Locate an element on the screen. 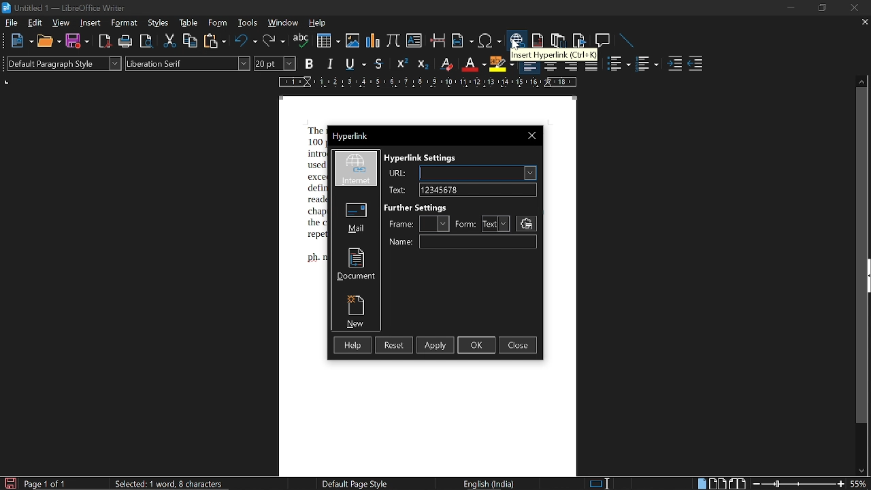  close is located at coordinates (518, 345).